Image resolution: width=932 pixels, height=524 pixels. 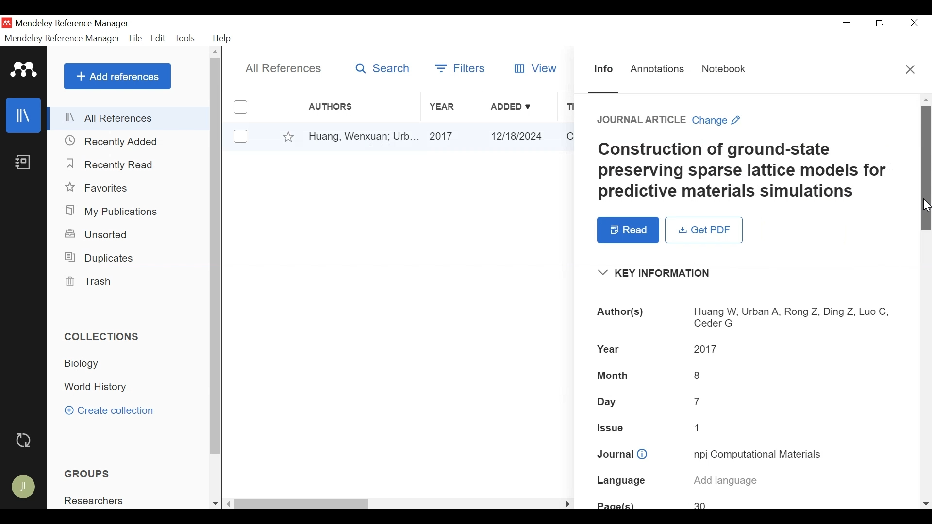 What do you see at coordinates (726, 480) in the screenshot?
I see `Add language` at bounding box center [726, 480].